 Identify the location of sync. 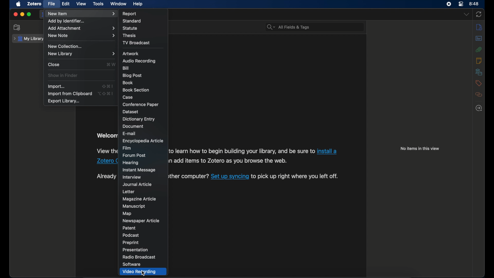
(479, 14).